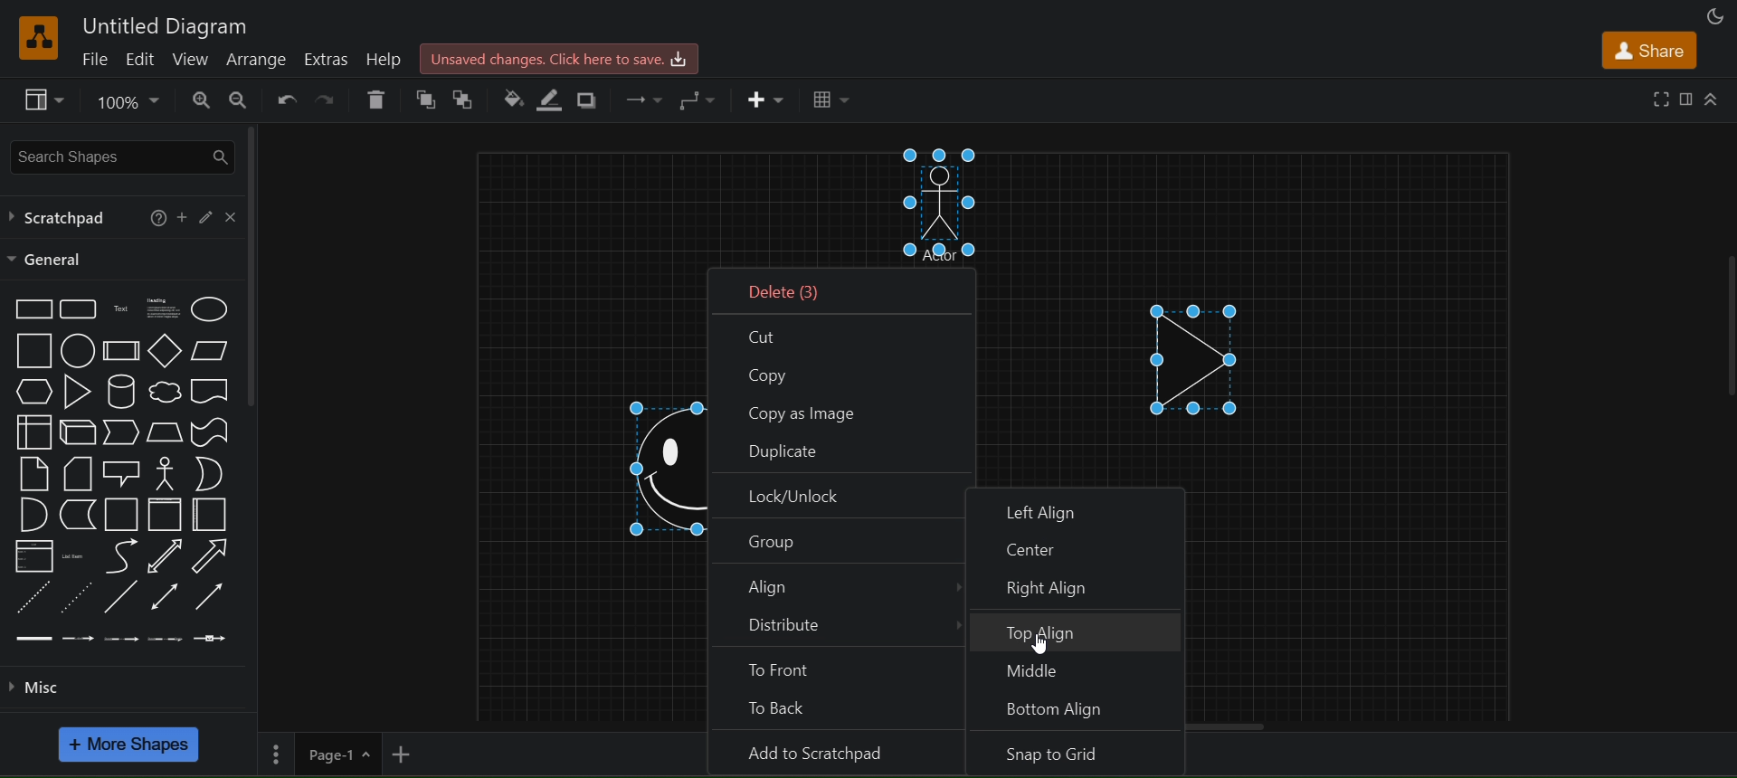  Describe the element at coordinates (161, 351) in the screenshot. I see `diamond` at that location.